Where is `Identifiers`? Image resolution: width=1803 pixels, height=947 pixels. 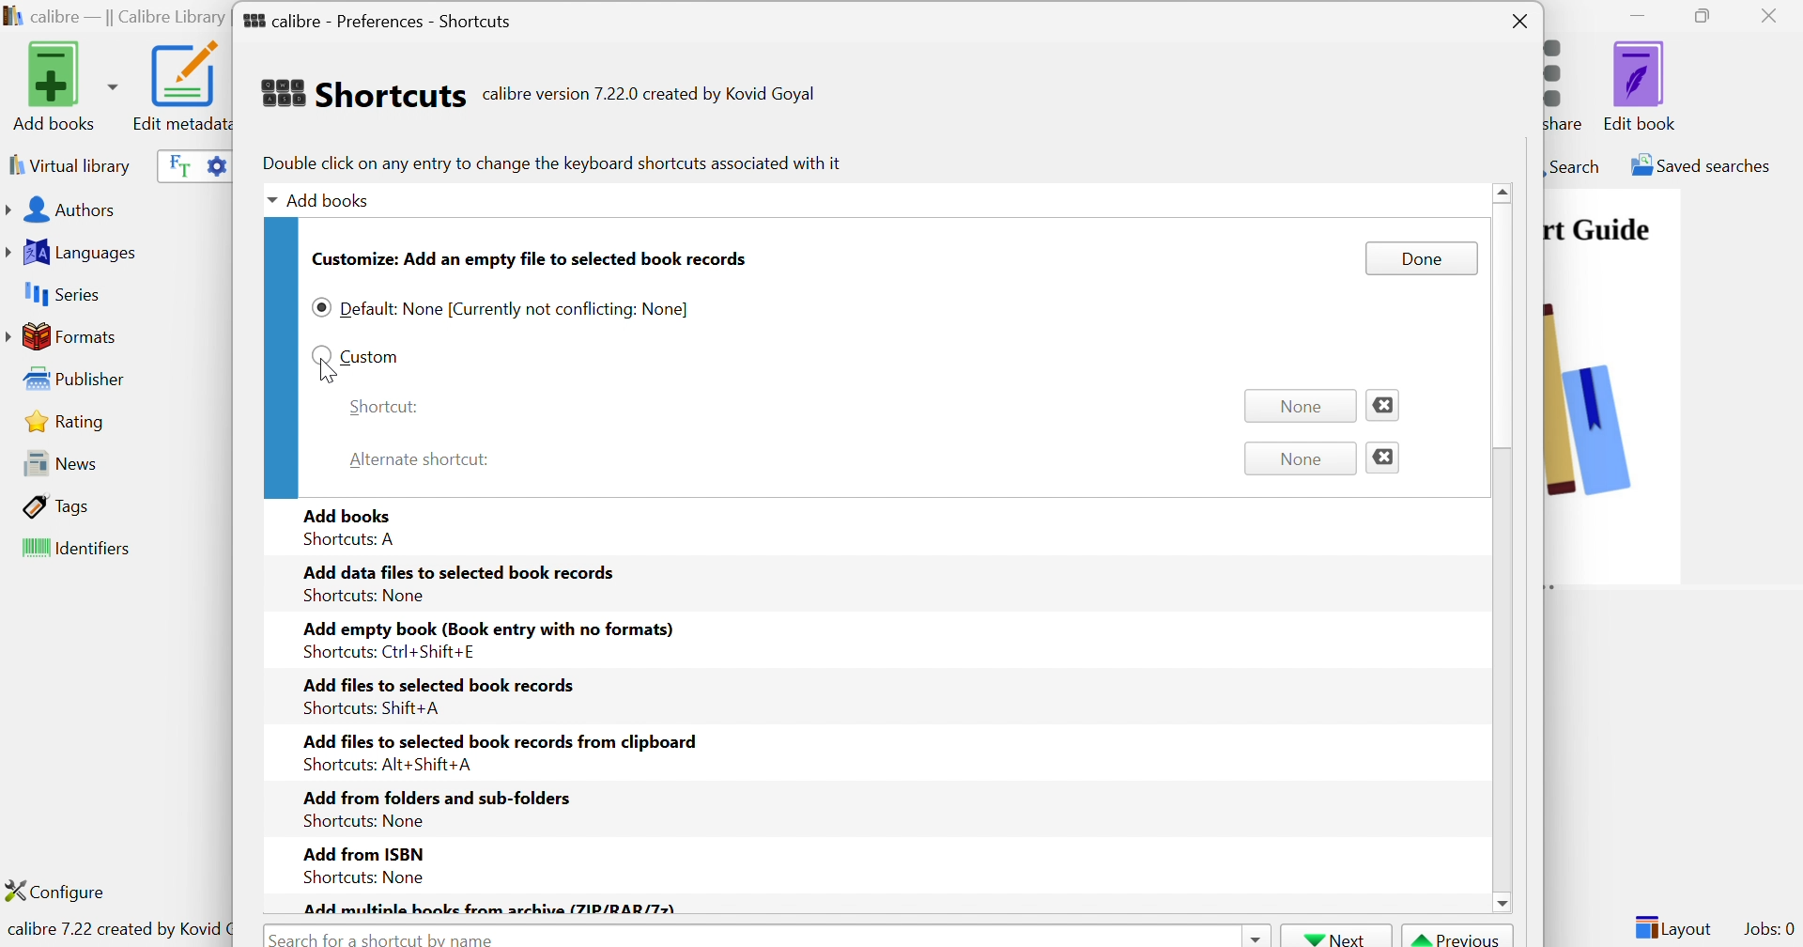 Identifiers is located at coordinates (80, 550).